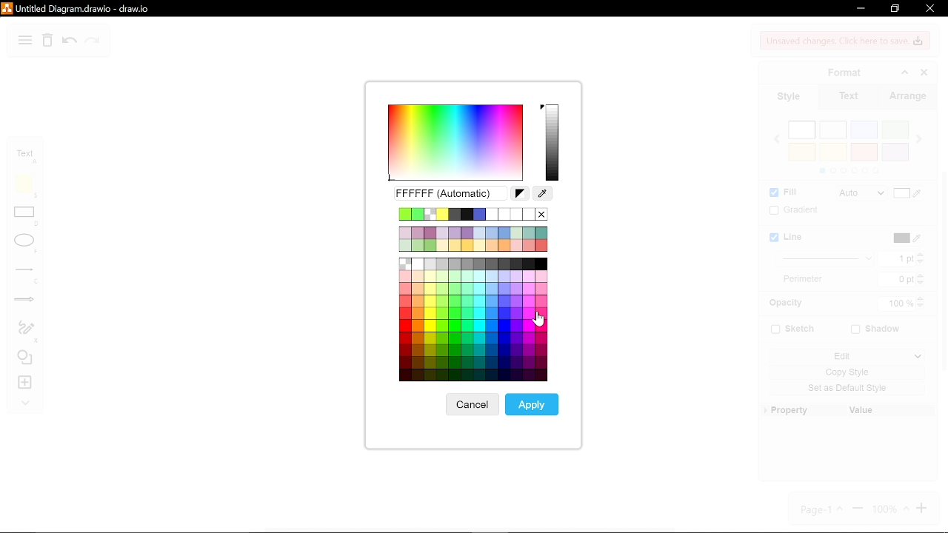 Image resolution: width=948 pixels, height=533 pixels. I want to click on minimize, so click(860, 8).